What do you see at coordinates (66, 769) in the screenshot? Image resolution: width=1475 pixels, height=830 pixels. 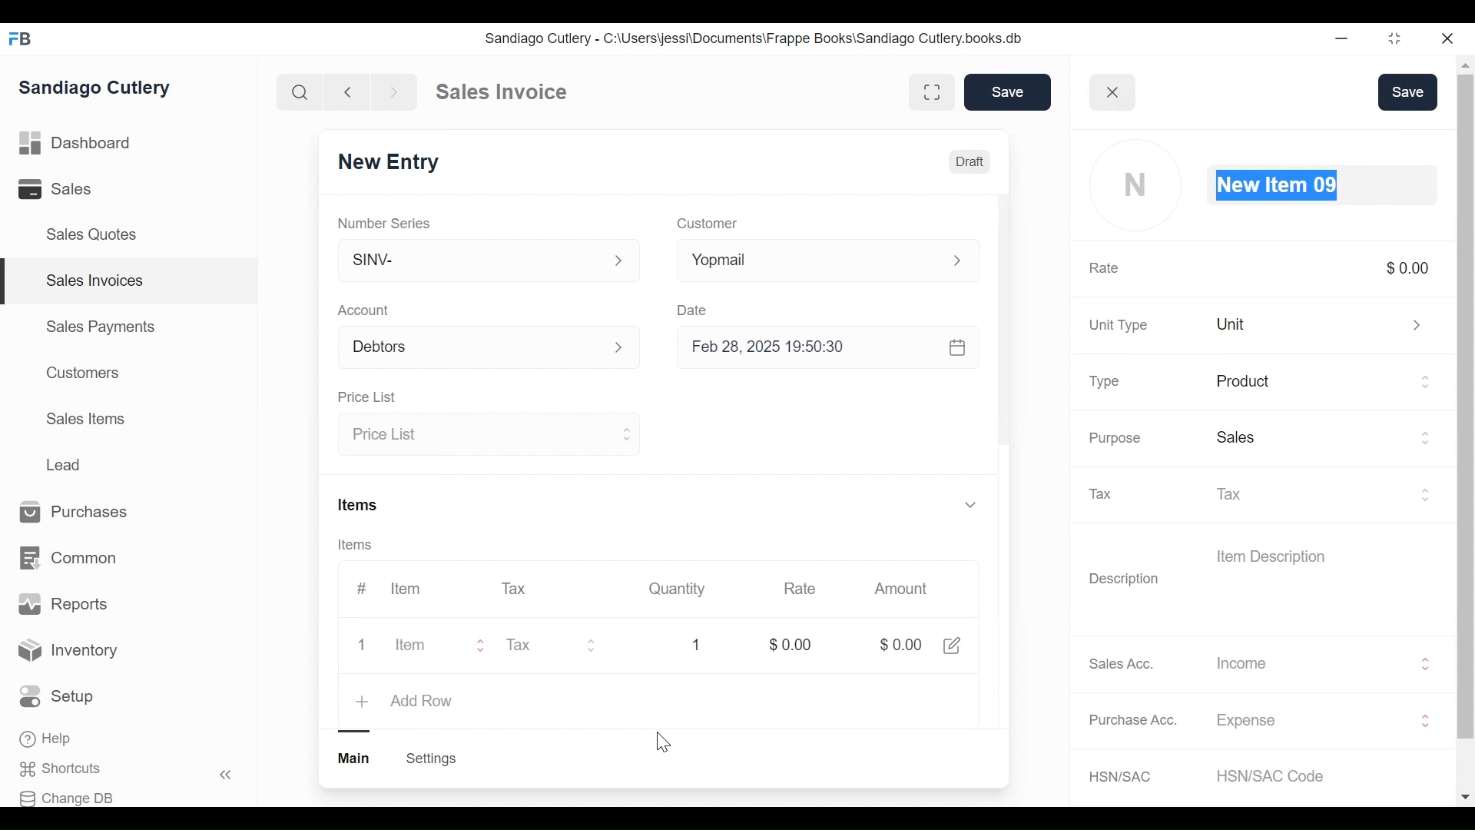 I see `Shortcuts` at bounding box center [66, 769].